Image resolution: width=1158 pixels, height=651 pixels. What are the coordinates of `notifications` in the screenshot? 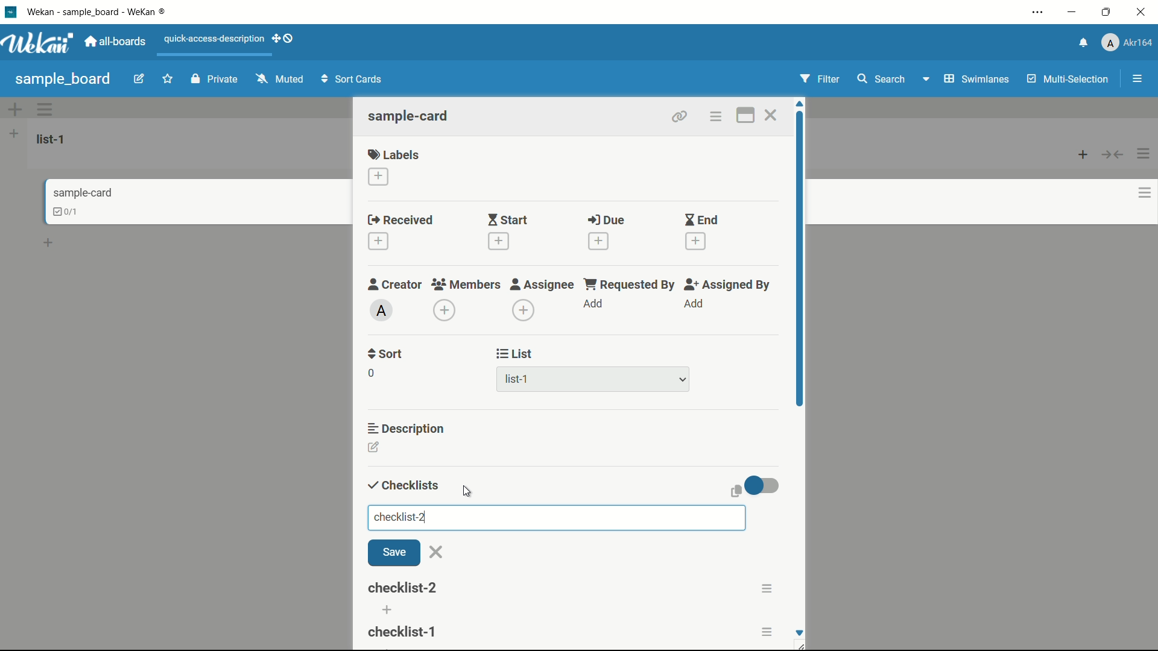 It's located at (1081, 42).